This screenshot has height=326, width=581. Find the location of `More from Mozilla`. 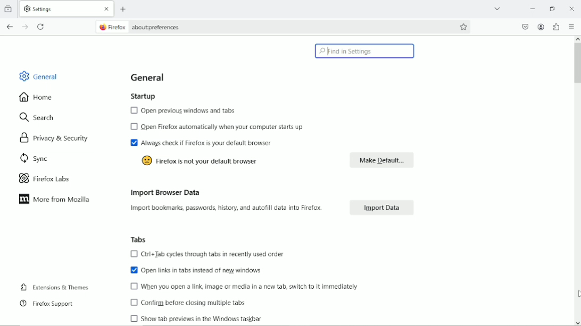

More from Mozilla is located at coordinates (53, 200).